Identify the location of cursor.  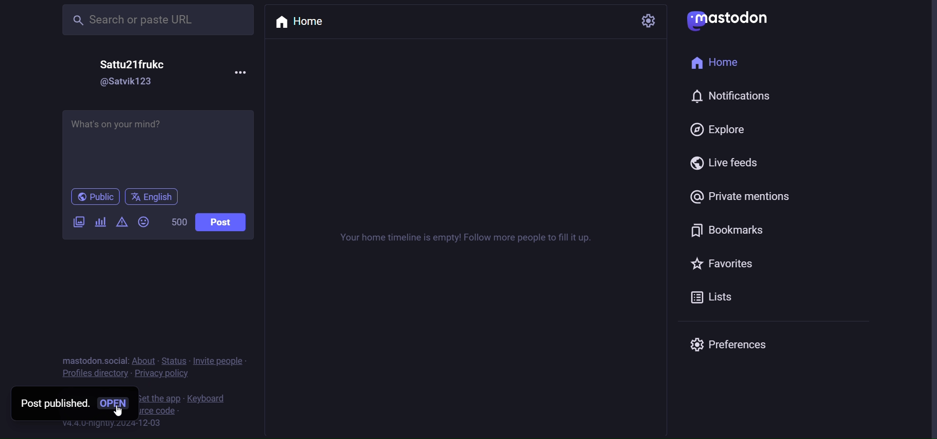
(125, 413).